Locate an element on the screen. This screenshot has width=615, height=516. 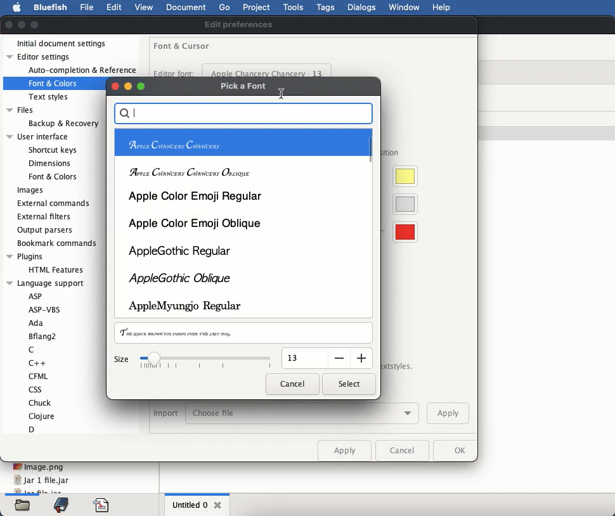
apple color emoji regular is located at coordinates (197, 197).